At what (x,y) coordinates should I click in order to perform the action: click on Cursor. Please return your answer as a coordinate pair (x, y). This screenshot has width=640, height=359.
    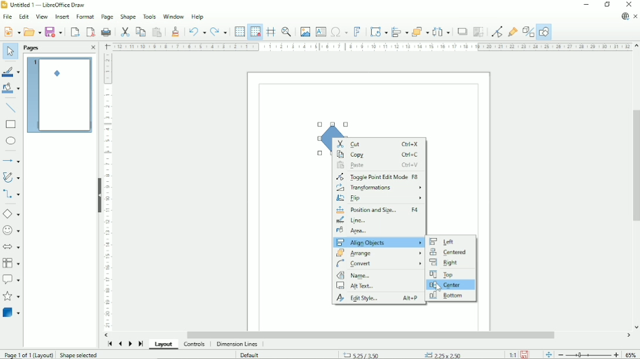
    Looking at the image, I should click on (438, 287).